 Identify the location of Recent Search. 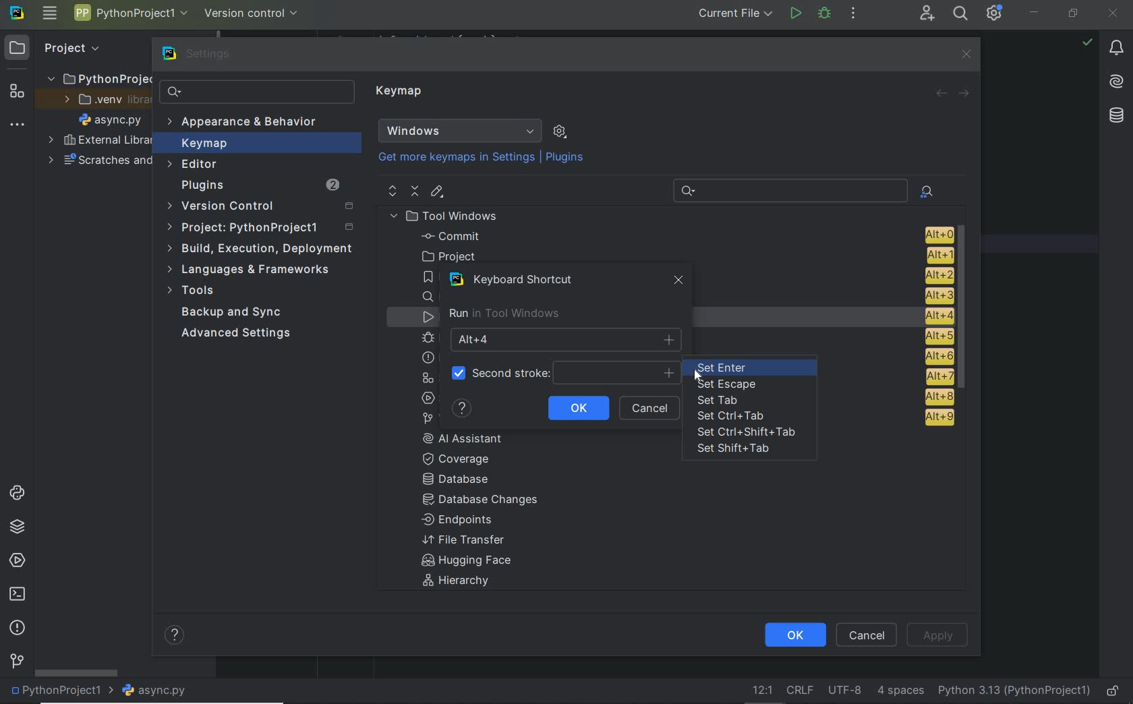
(788, 189).